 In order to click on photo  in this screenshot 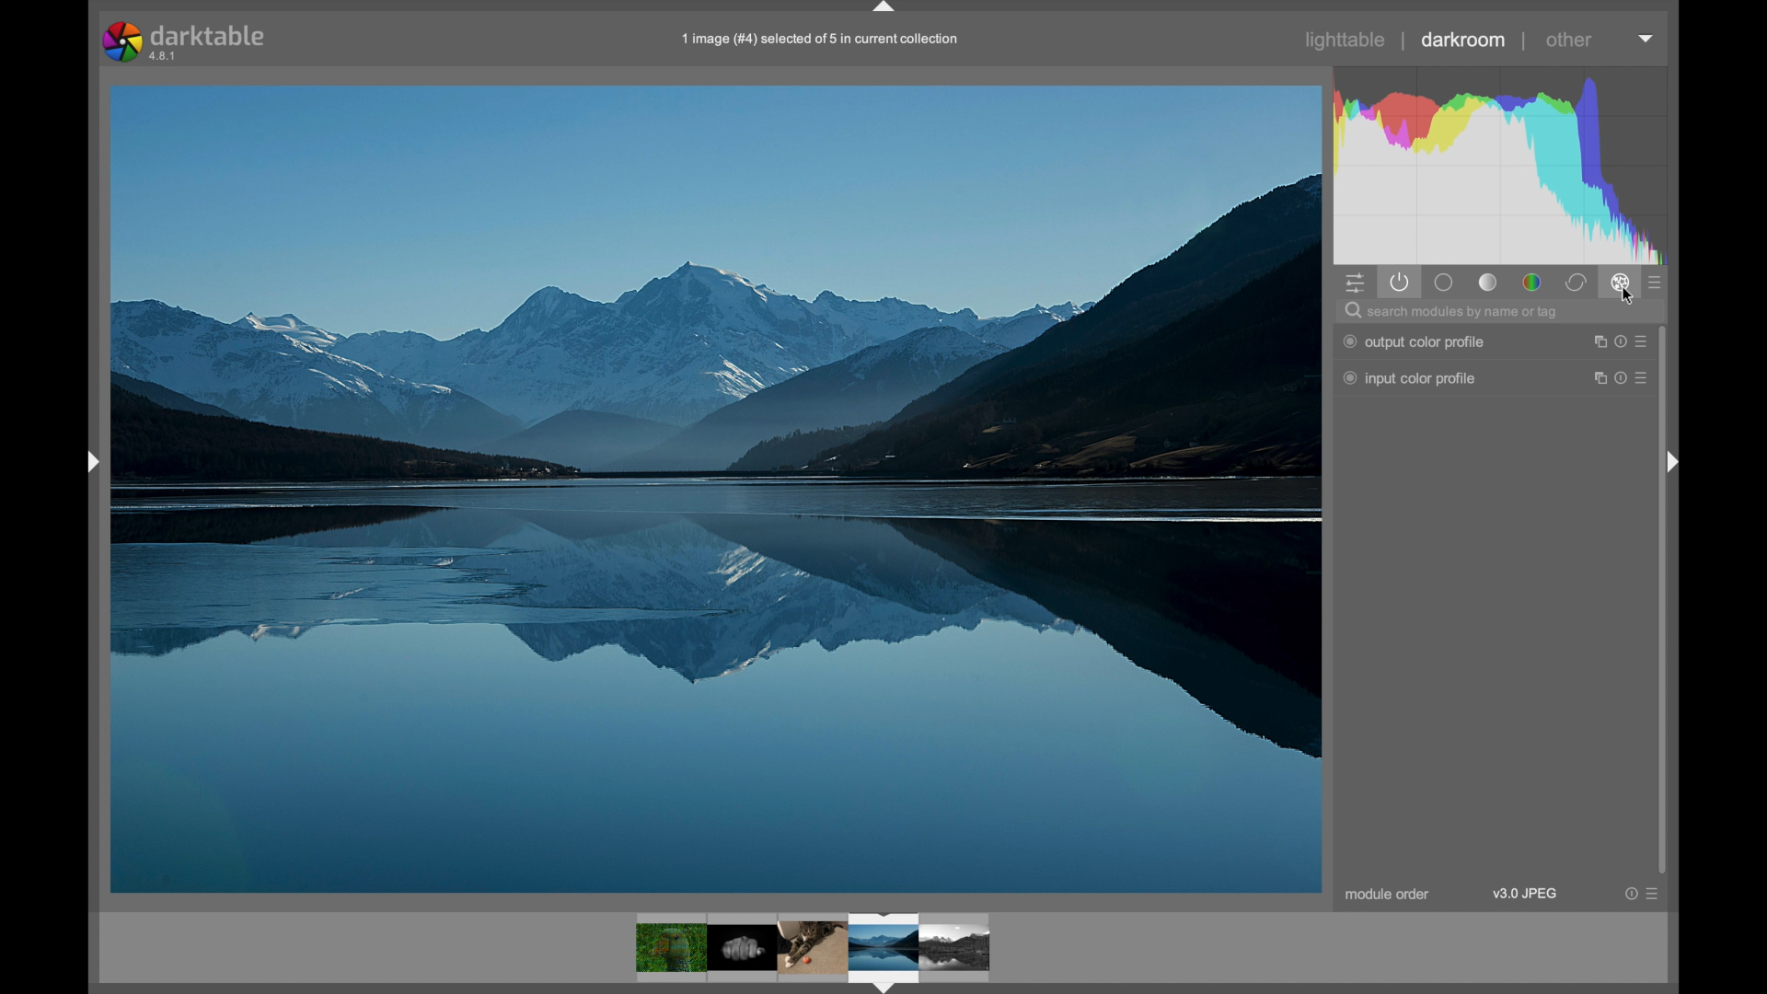, I will do `click(716, 487)`.